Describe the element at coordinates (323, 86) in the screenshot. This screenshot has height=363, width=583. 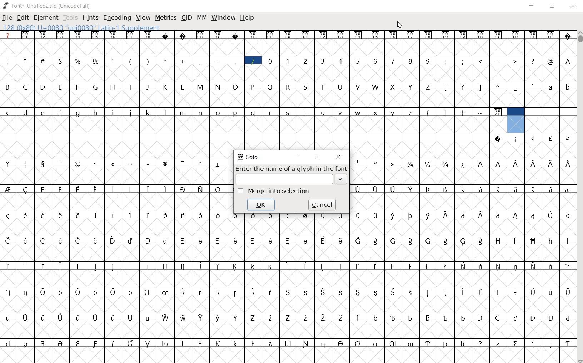
I see `T` at that location.